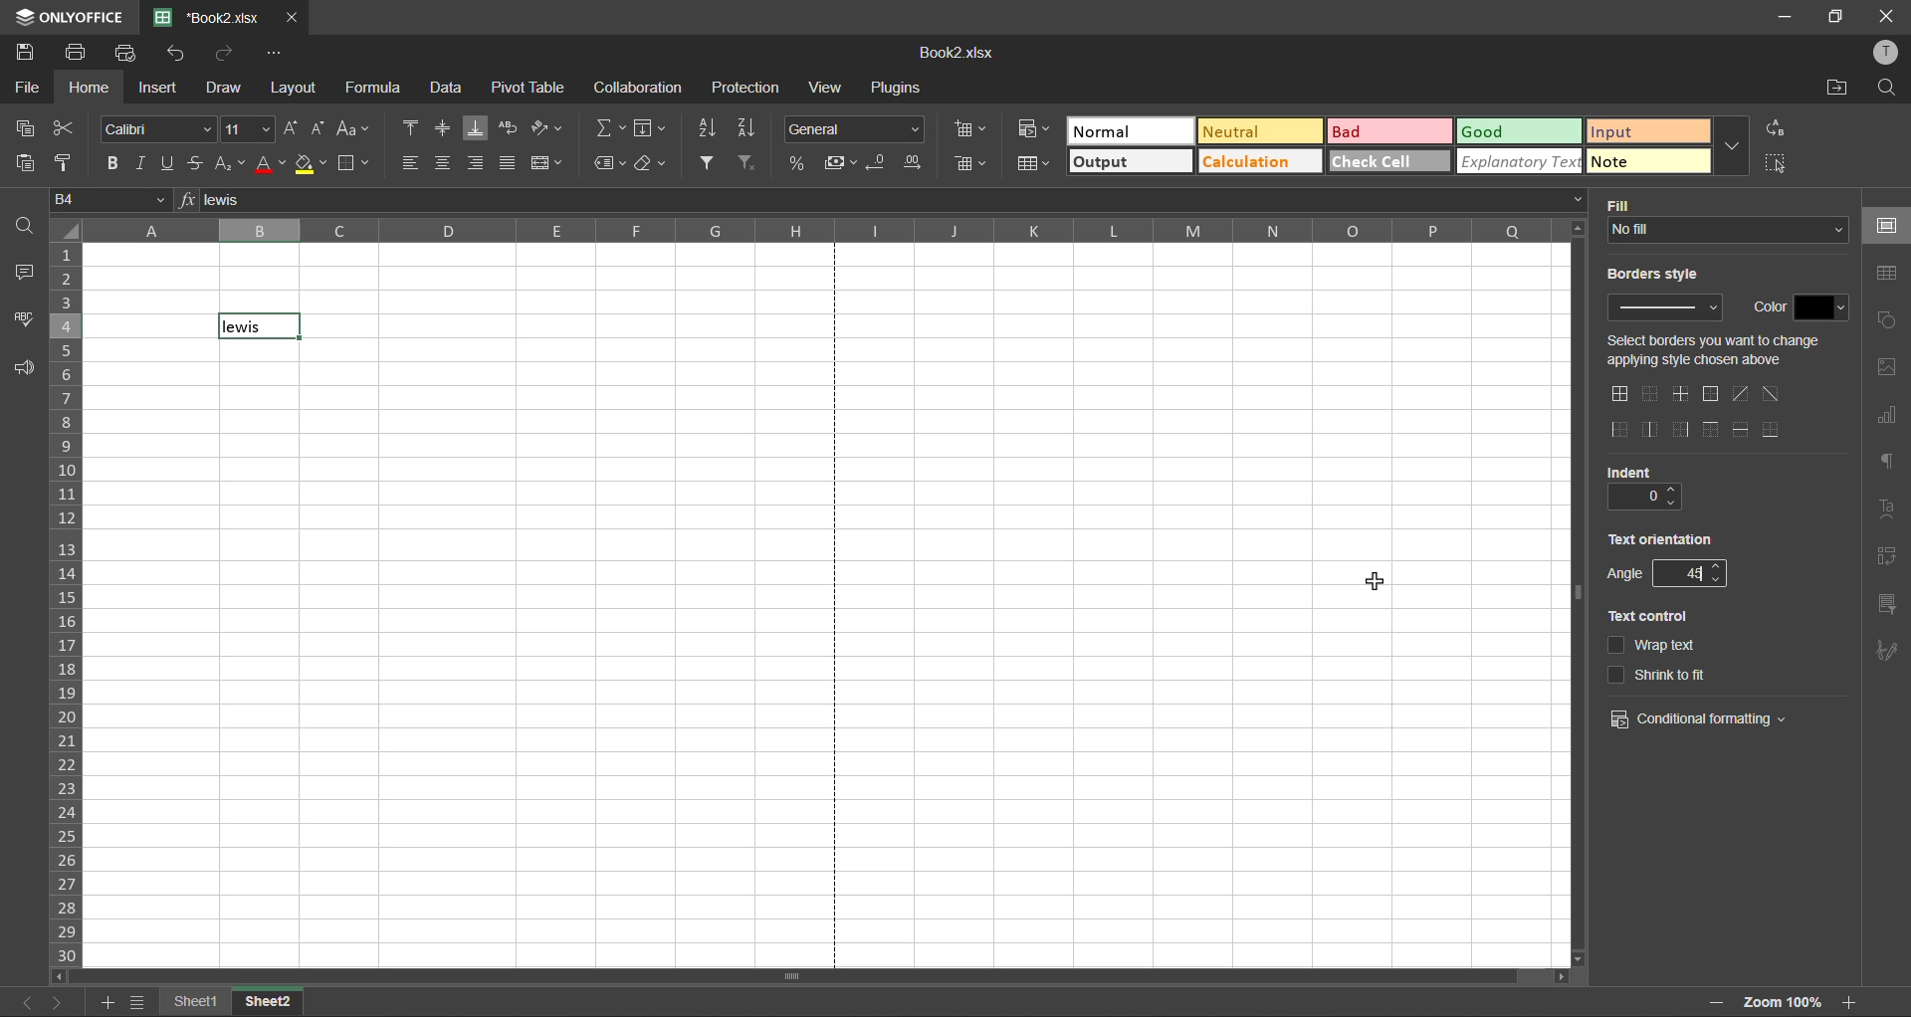 This screenshot has width=1911, height=1017. I want to click on zoom in, so click(1714, 1002).